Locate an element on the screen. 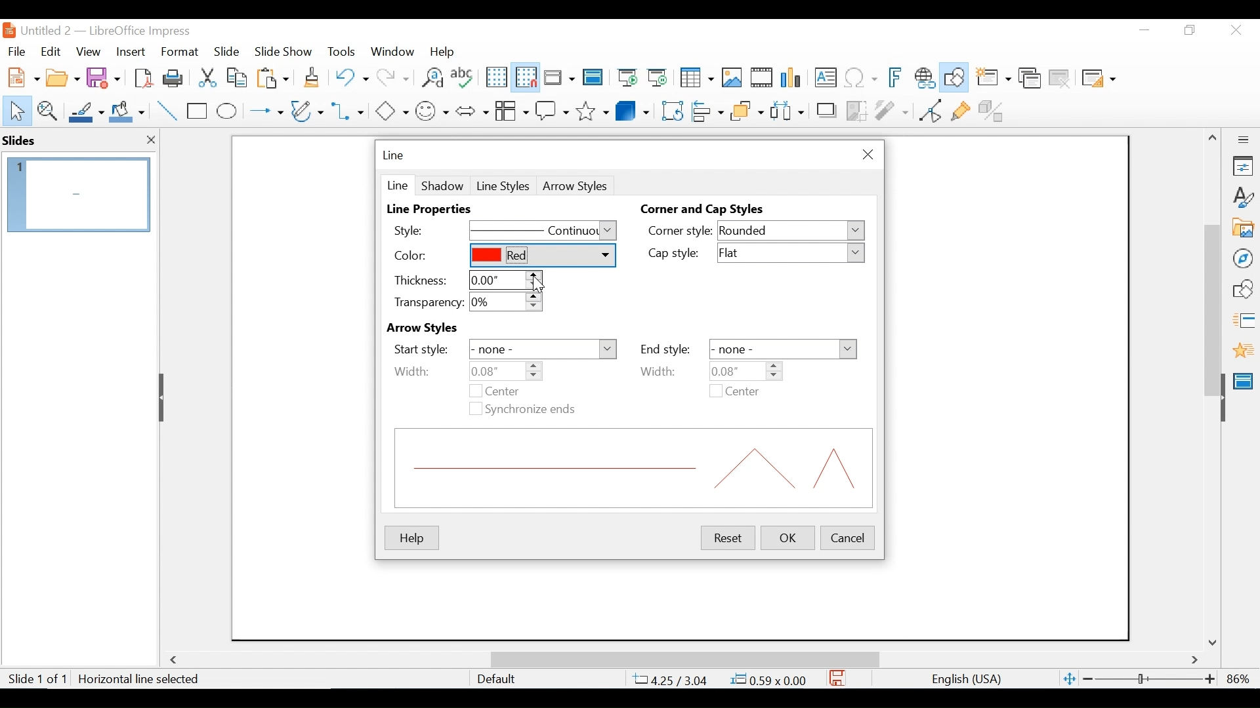  Insert Chart is located at coordinates (793, 79).